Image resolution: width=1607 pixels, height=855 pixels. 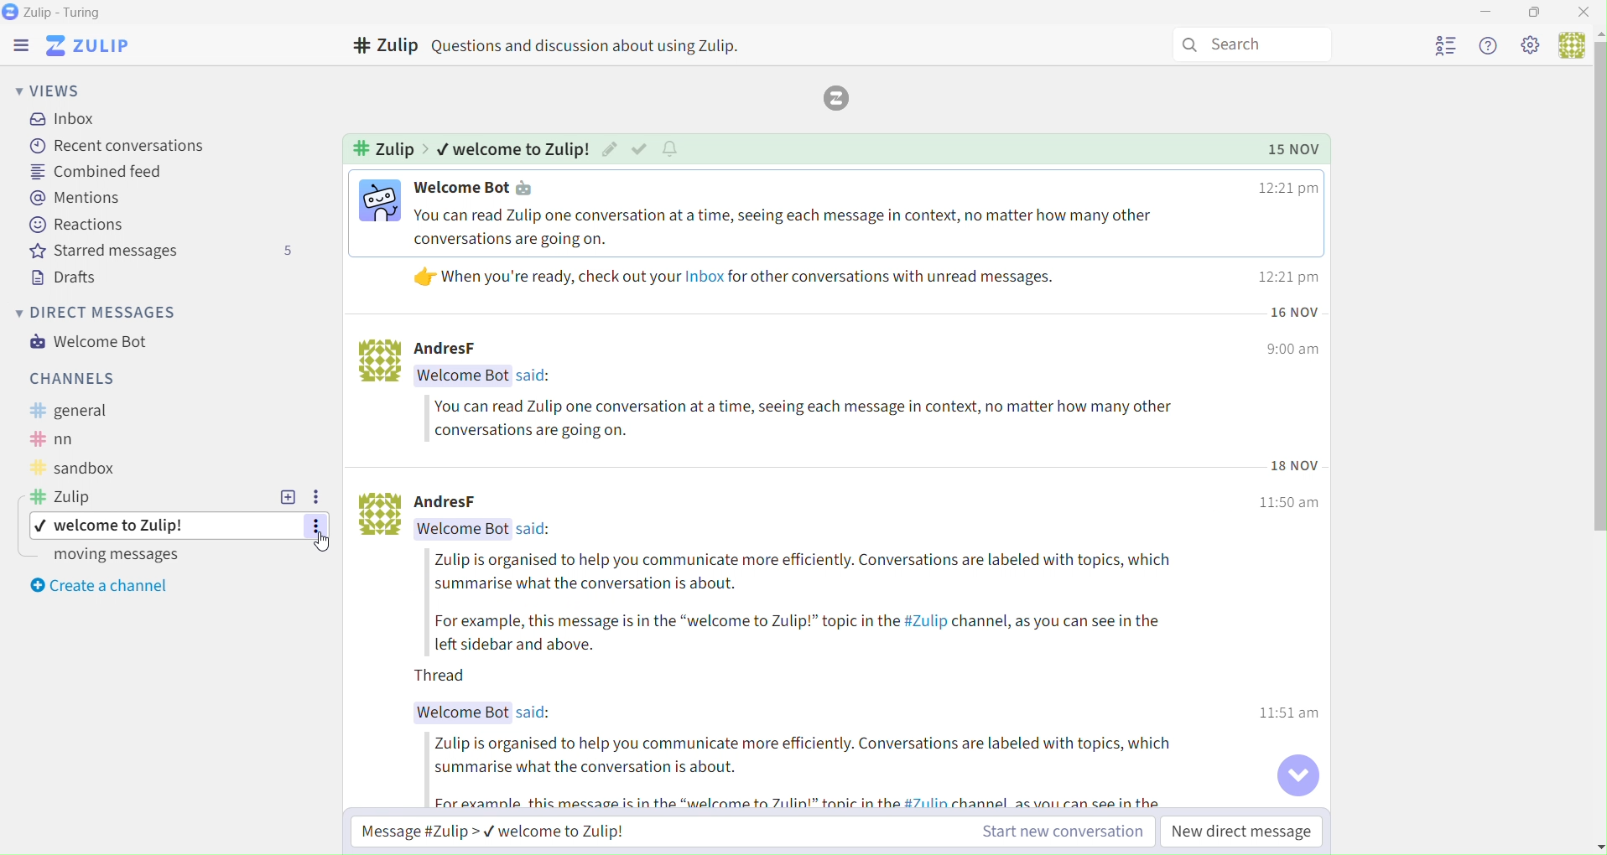 I want to click on Text, so click(x=516, y=148).